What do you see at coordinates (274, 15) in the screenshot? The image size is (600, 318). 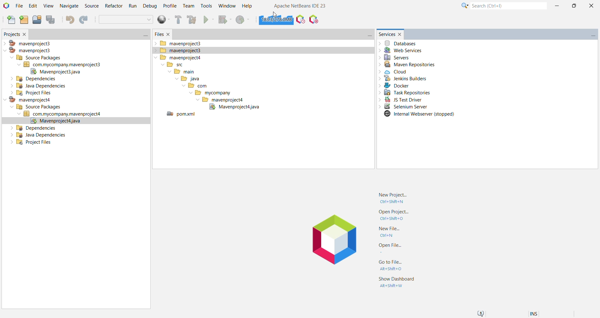 I see `Cursor` at bounding box center [274, 15].